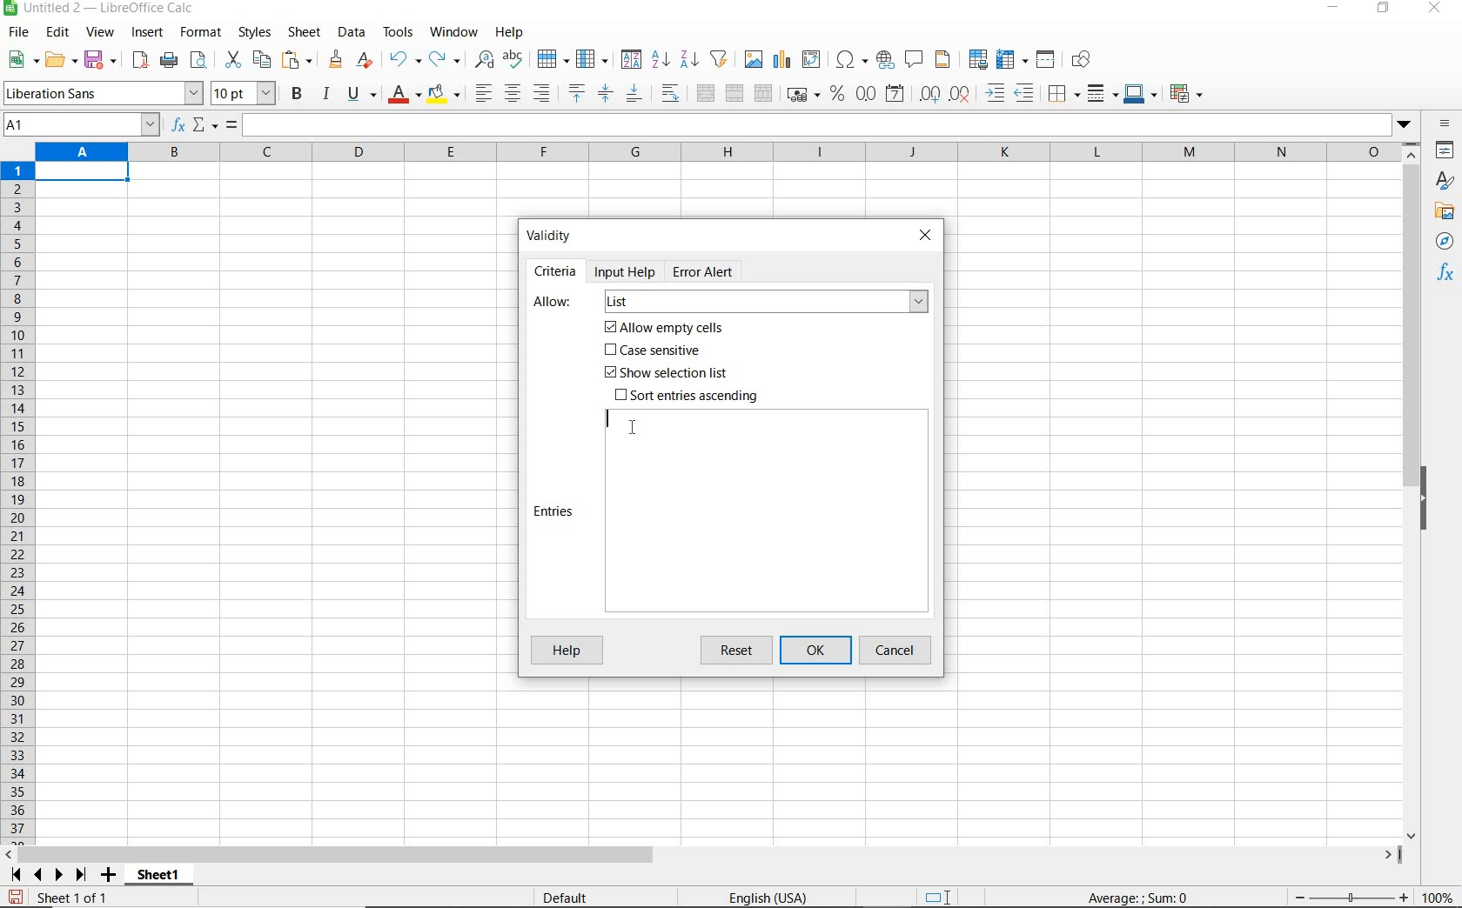  What do you see at coordinates (961, 93) in the screenshot?
I see `delete decimal place` at bounding box center [961, 93].